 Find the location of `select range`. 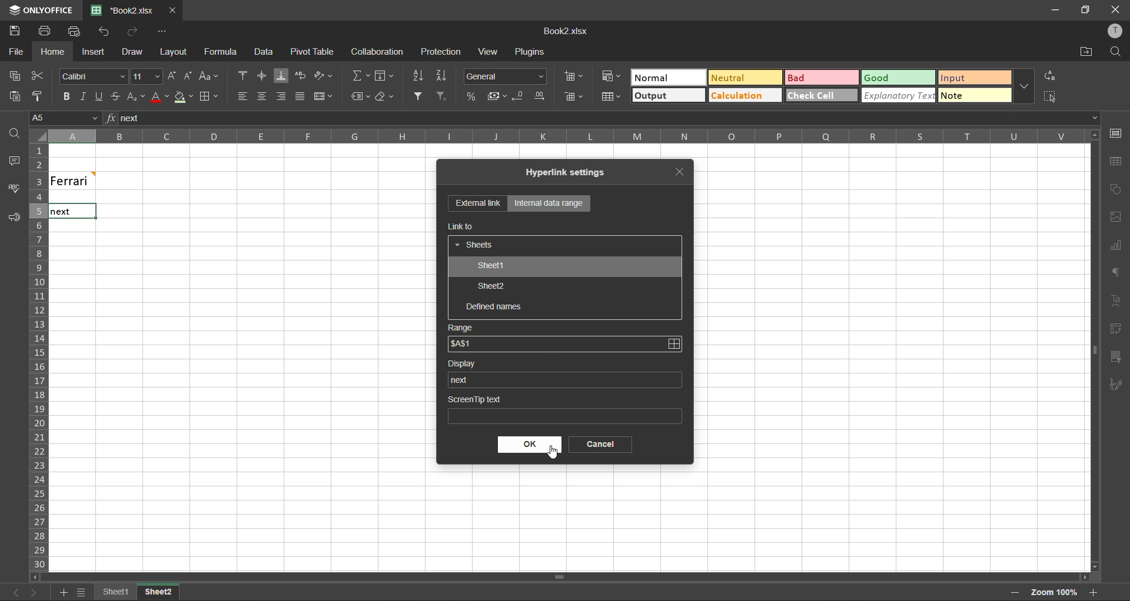

select range is located at coordinates (674, 345).